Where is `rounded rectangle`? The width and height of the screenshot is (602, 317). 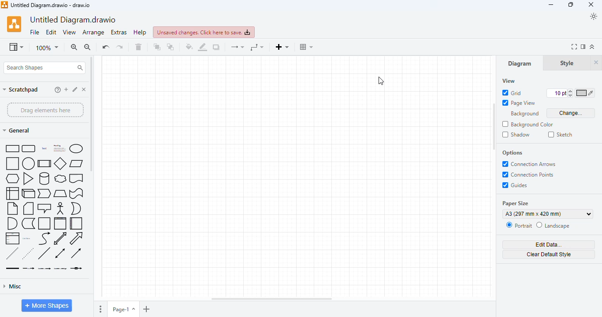 rounded rectangle is located at coordinates (29, 149).